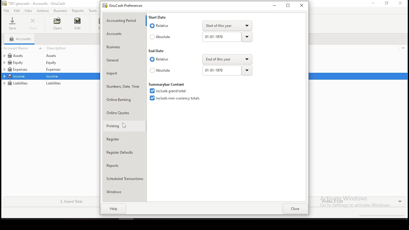 Image resolution: width=409 pixels, height=230 pixels. What do you see at coordinates (274, 6) in the screenshot?
I see `minimize` at bounding box center [274, 6].